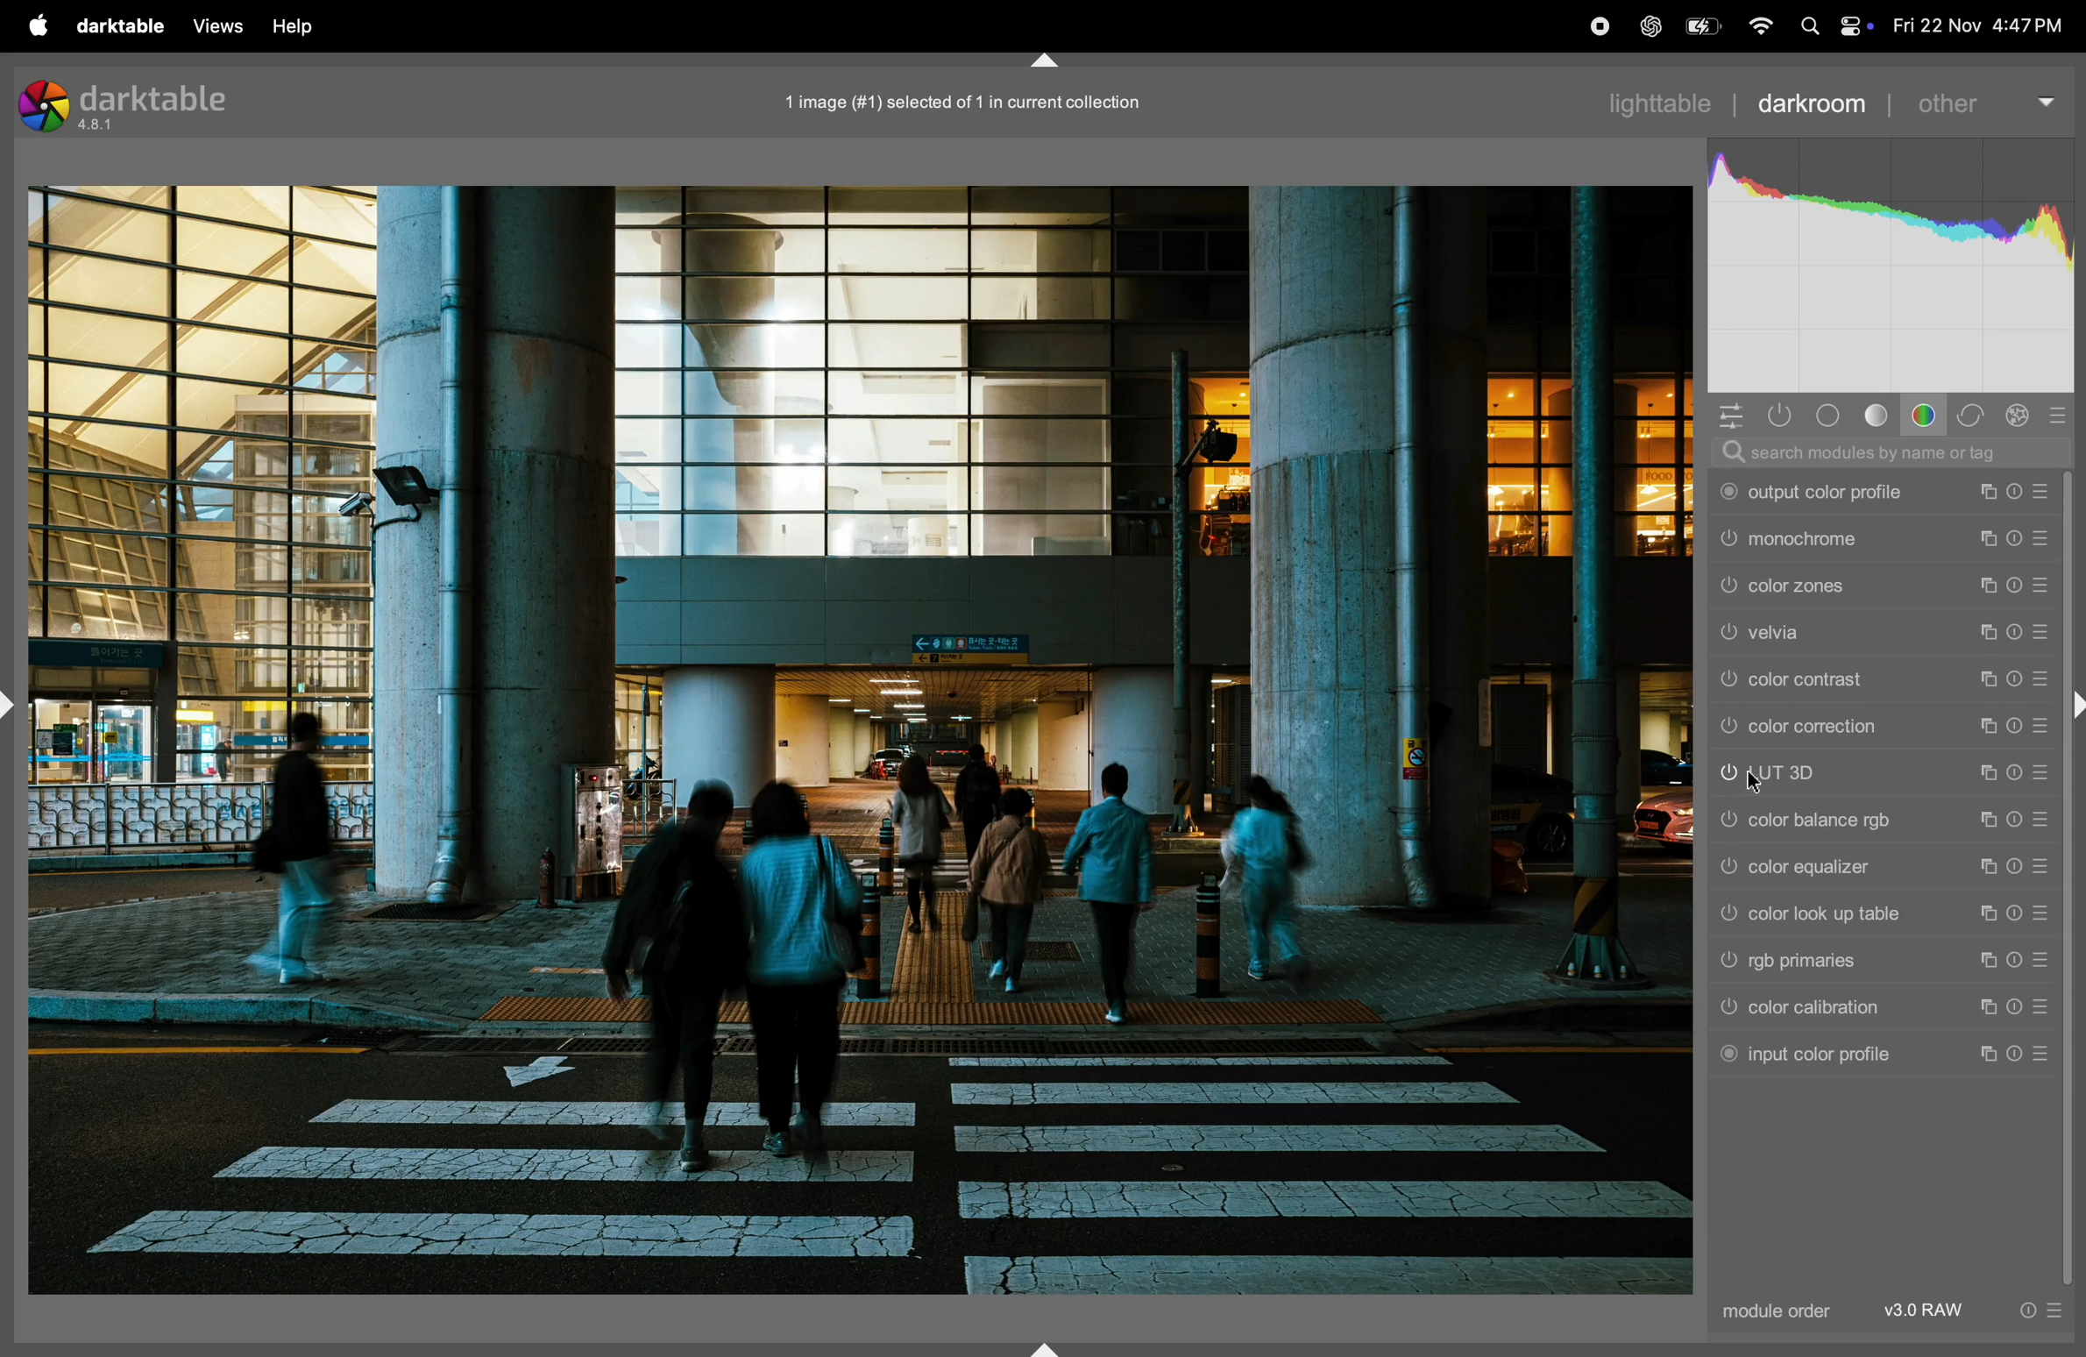  What do you see at coordinates (2016, 679) in the screenshot?
I see `reset` at bounding box center [2016, 679].